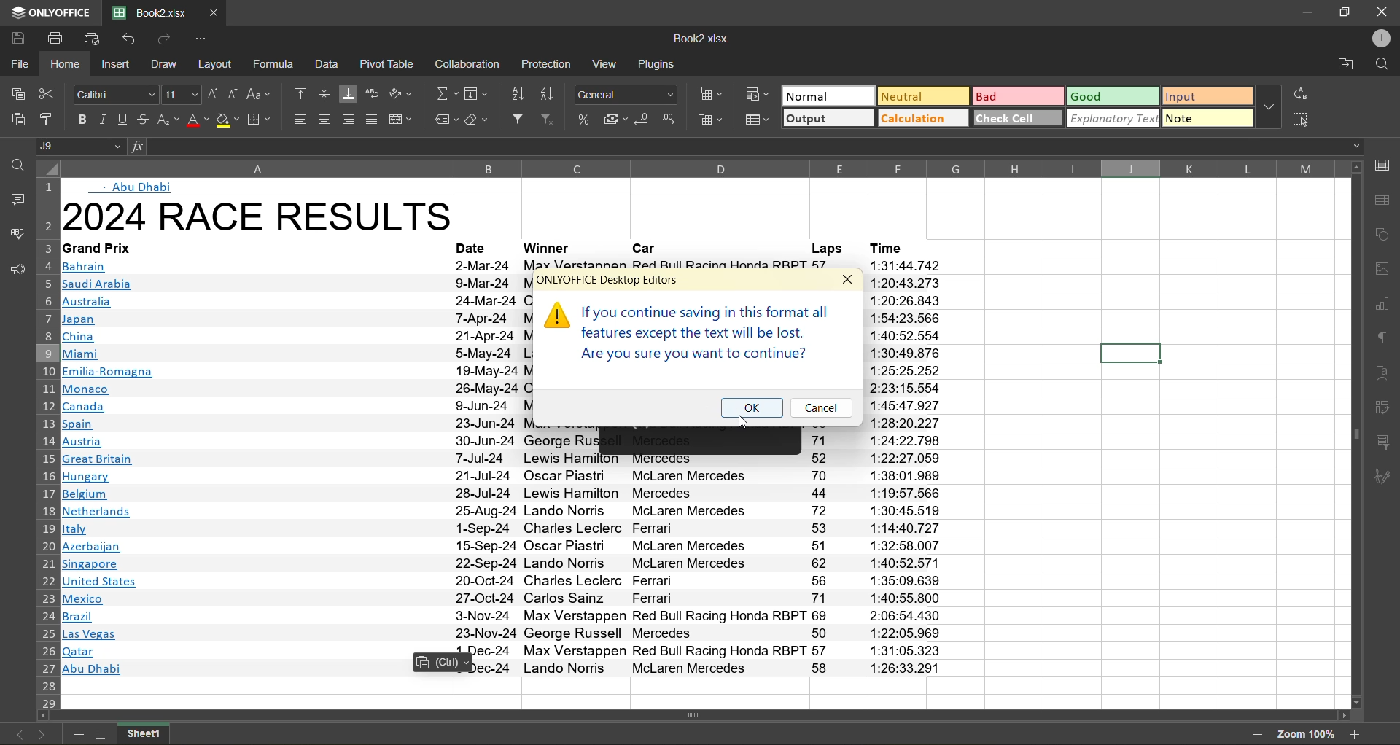 This screenshot has width=1400, height=745. I want to click on wrap text, so click(373, 95).